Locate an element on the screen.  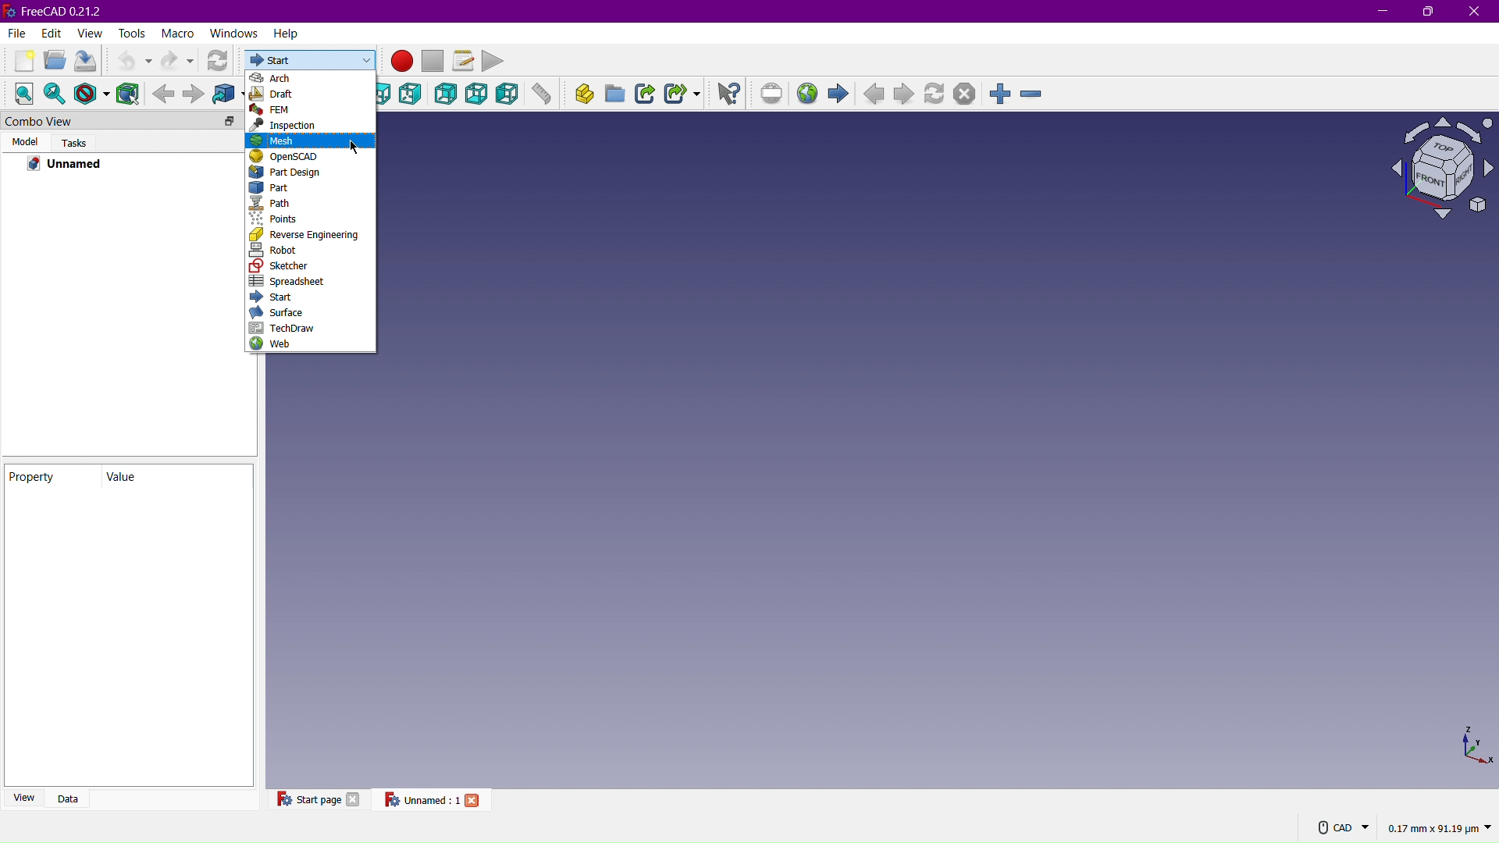
Isometric is located at coordinates (1435, 169).